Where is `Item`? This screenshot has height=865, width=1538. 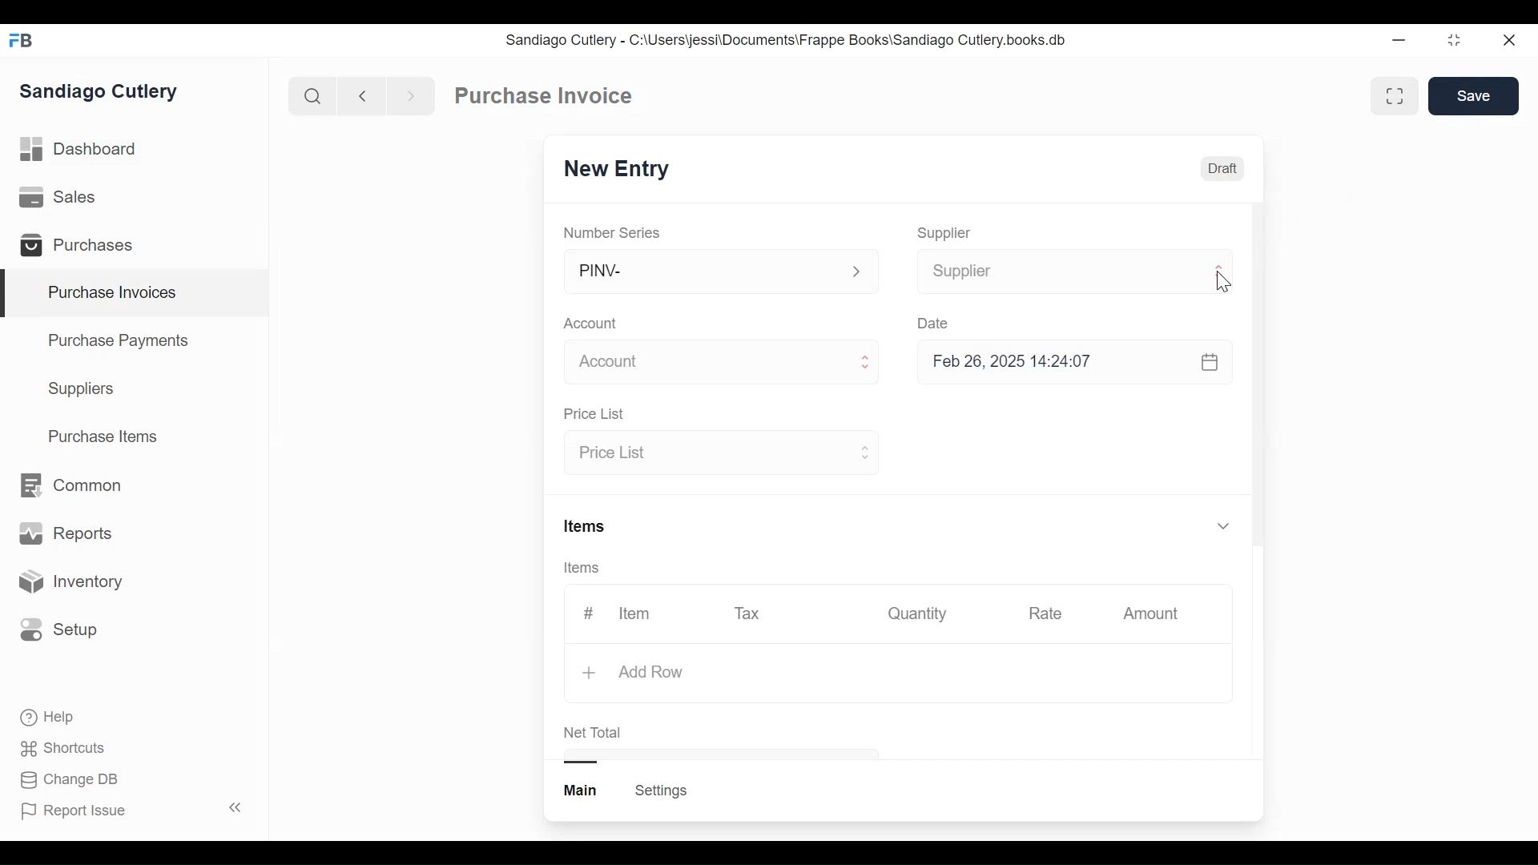
Item is located at coordinates (633, 614).